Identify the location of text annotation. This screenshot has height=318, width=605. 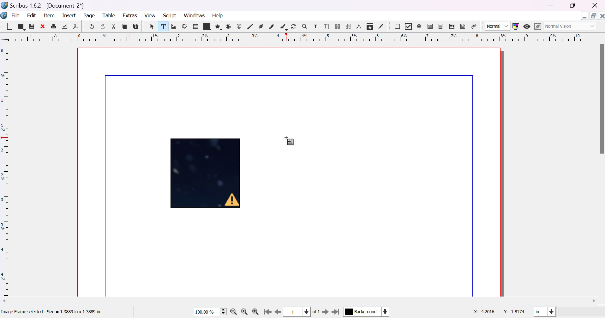
(463, 26).